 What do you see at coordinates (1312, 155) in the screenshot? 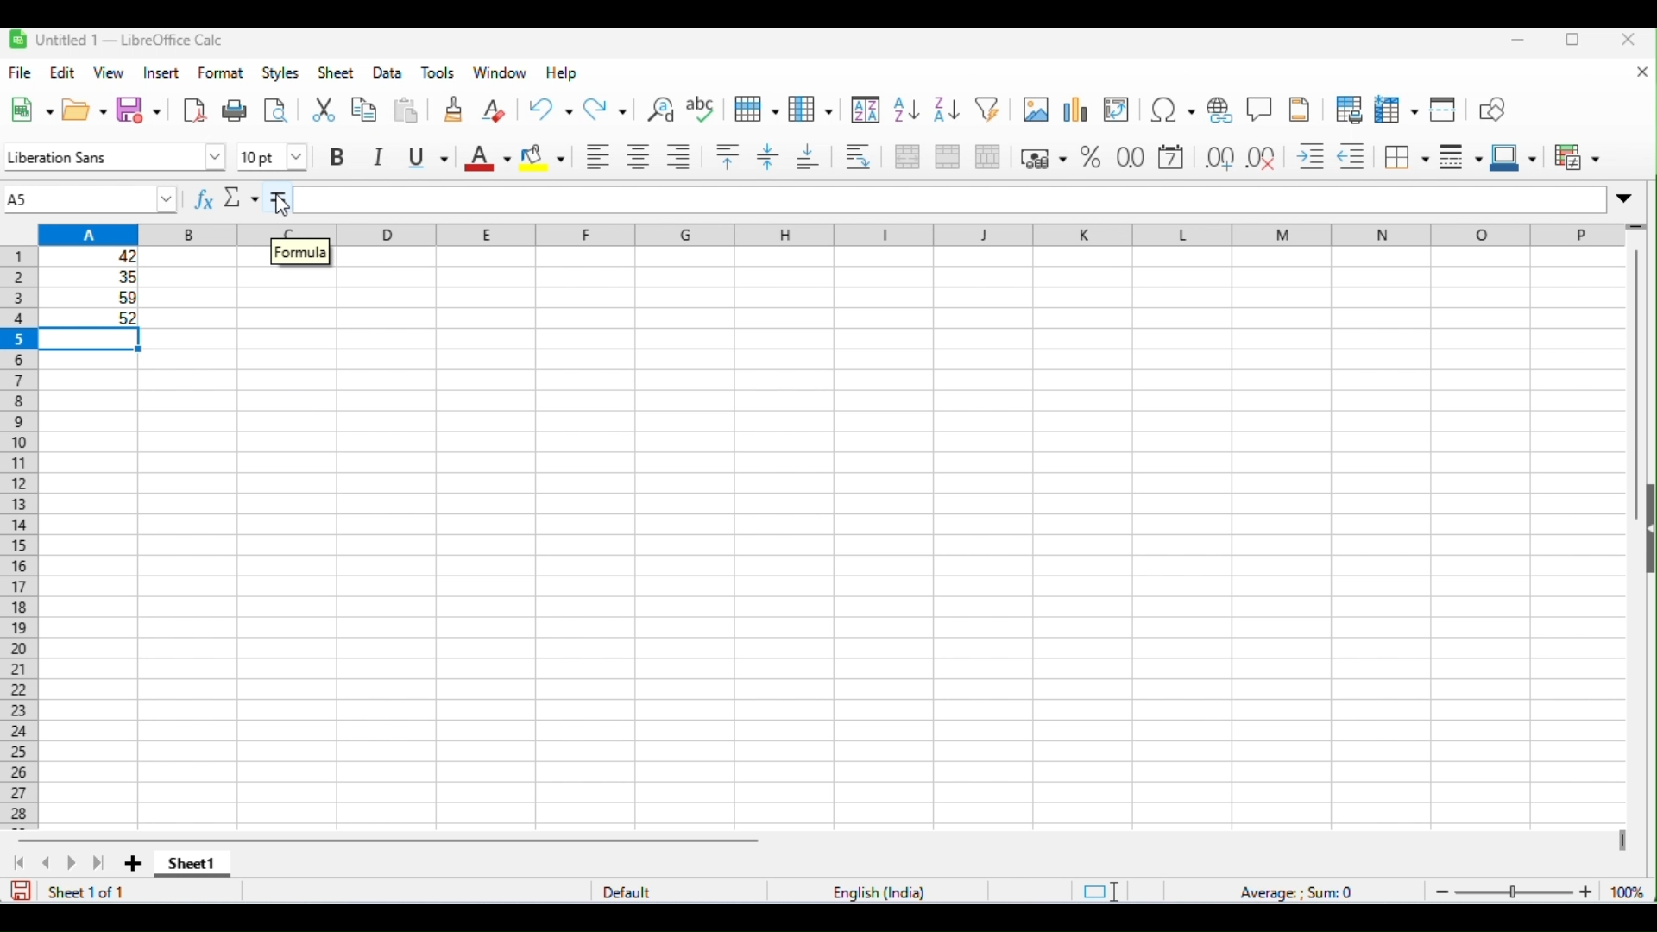
I see `increase indent` at bounding box center [1312, 155].